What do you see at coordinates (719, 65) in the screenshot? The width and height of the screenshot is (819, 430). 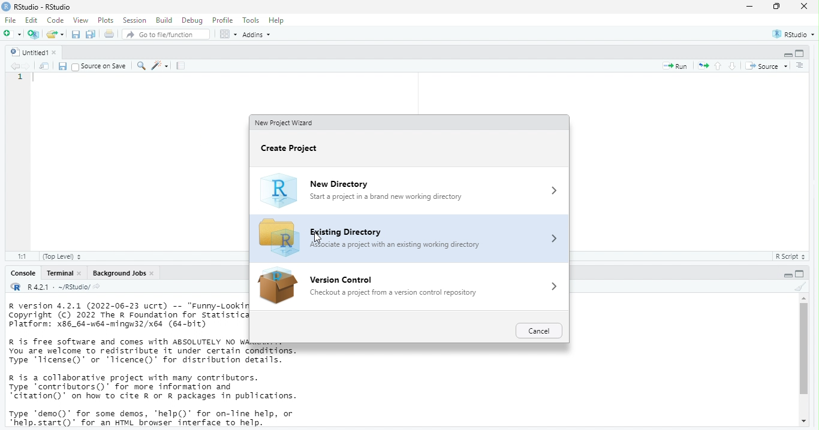 I see `go to previous section/chunk` at bounding box center [719, 65].